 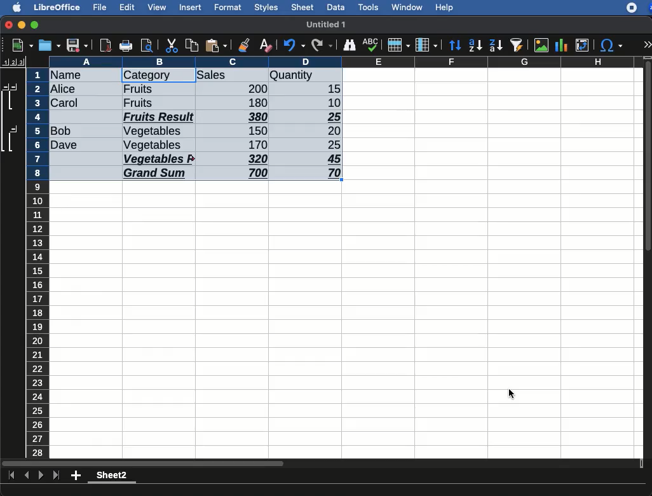 What do you see at coordinates (22, 25) in the screenshot?
I see `minimize` at bounding box center [22, 25].